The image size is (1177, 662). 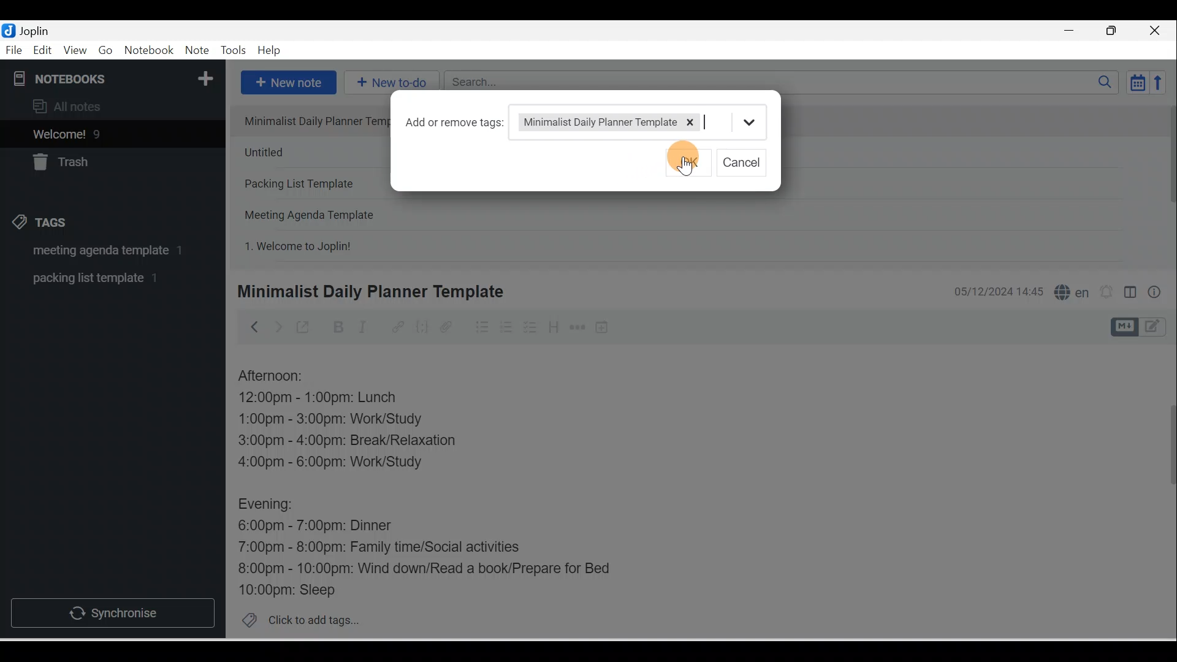 What do you see at coordinates (249, 327) in the screenshot?
I see `Back` at bounding box center [249, 327].